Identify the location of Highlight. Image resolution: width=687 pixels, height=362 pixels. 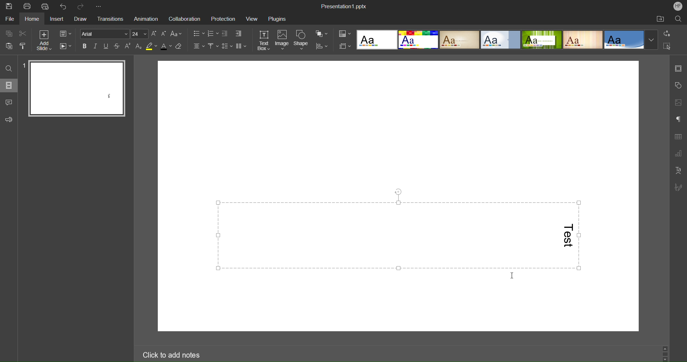
(151, 47).